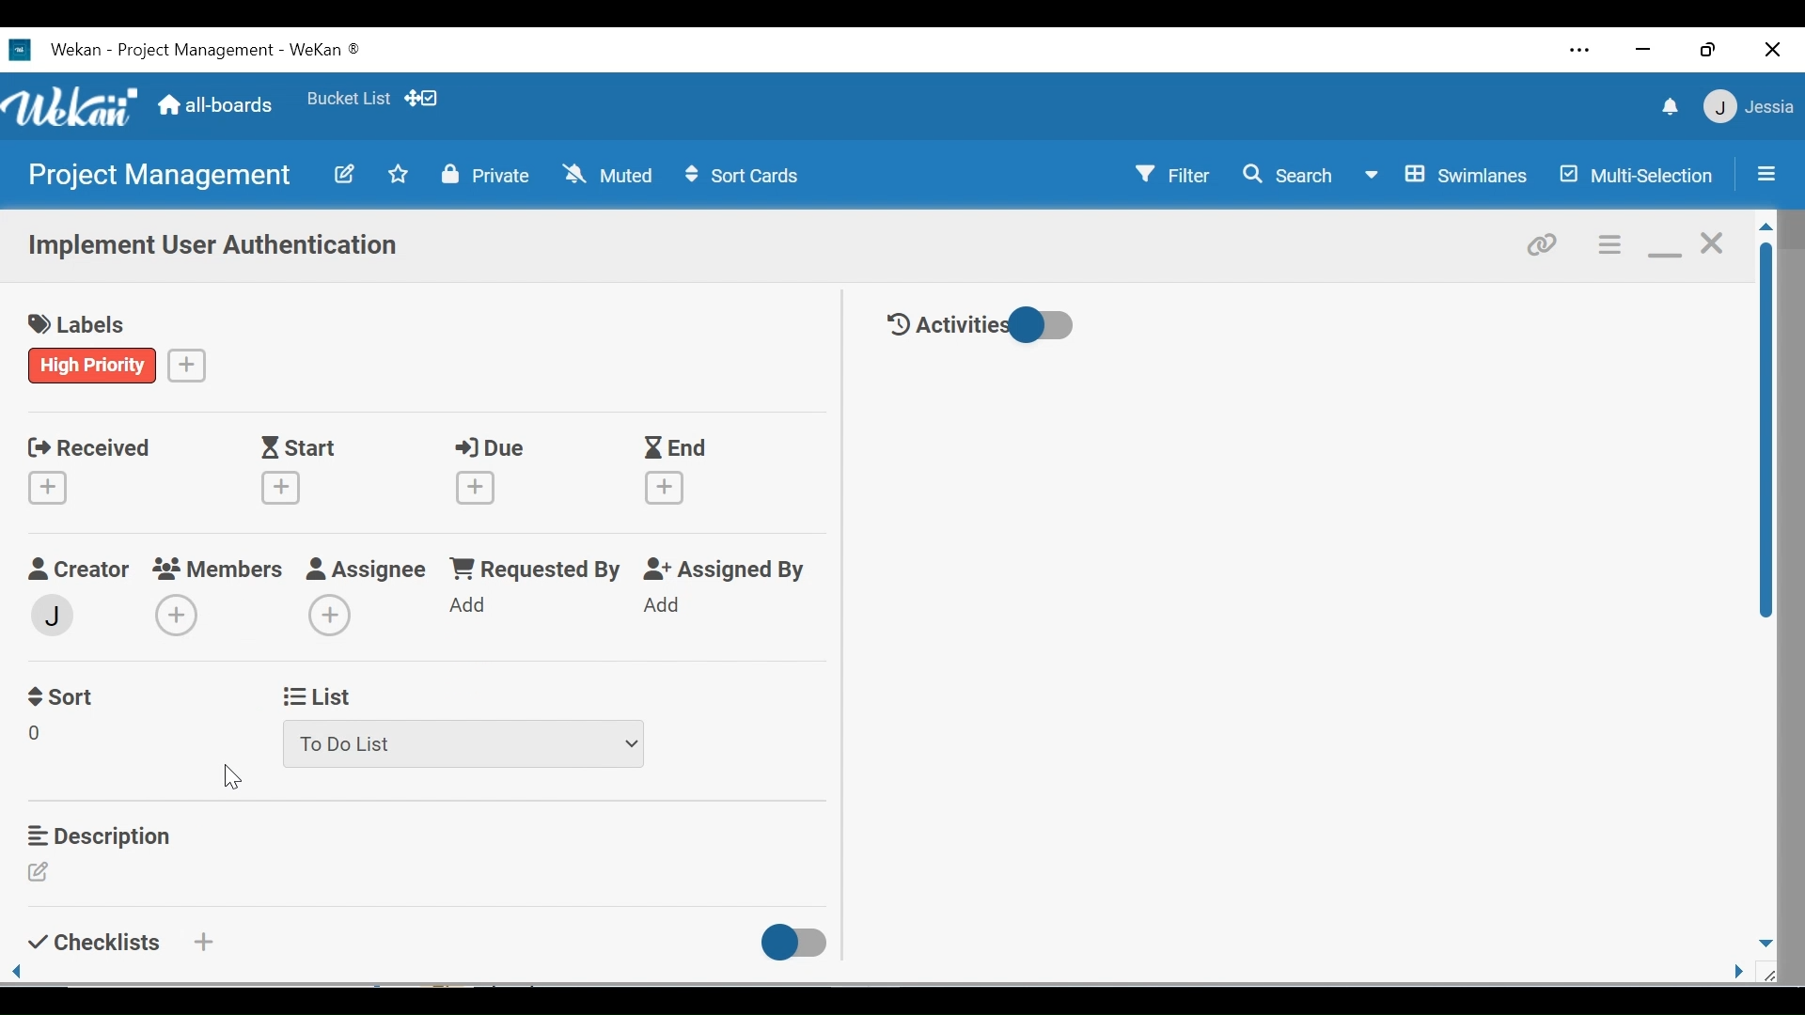  Describe the element at coordinates (1451, 177) in the screenshot. I see ` Swimlanes` at that location.